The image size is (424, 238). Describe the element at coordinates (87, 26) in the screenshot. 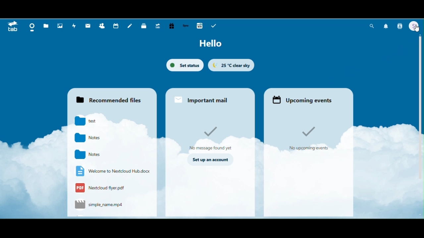

I see `Mail` at that location.